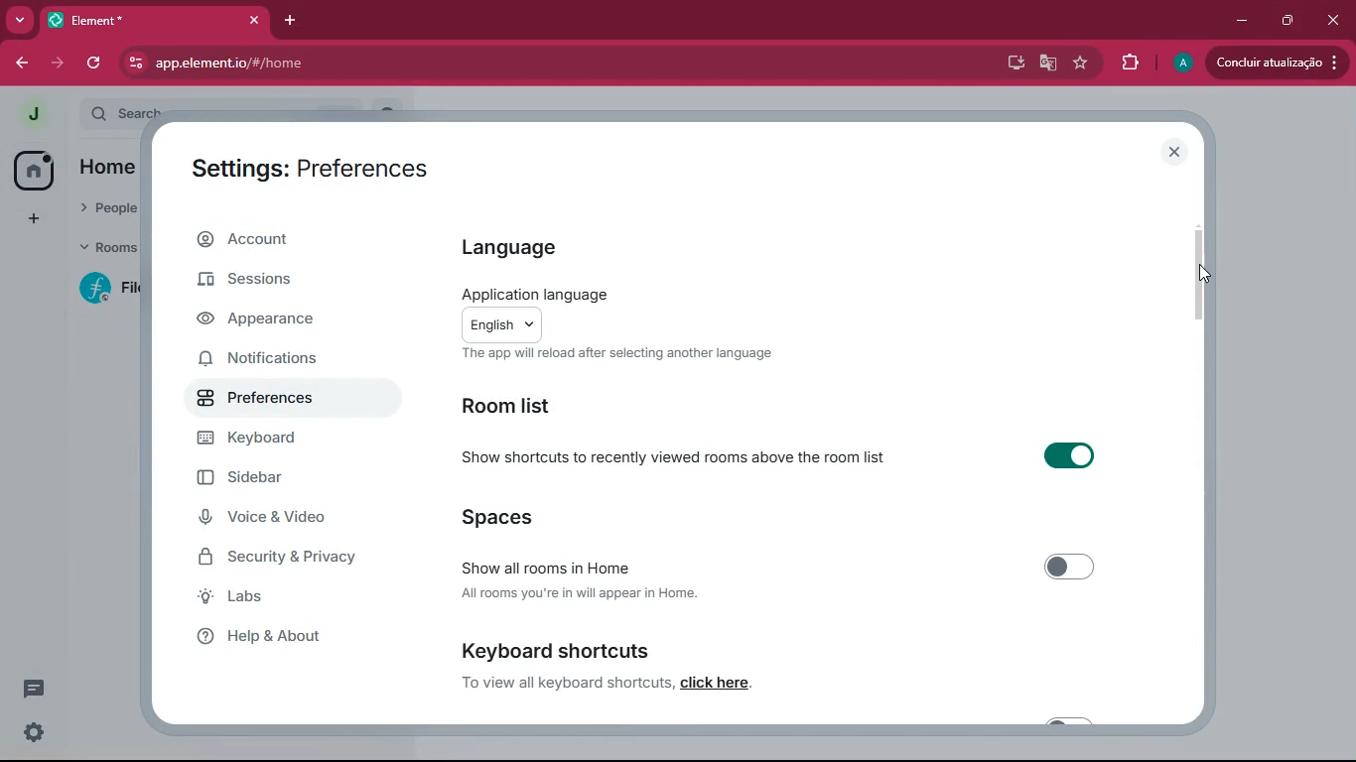 The width and height of the screenshot is (1356, 762). I want to click on google translate, so click(1046, 64).